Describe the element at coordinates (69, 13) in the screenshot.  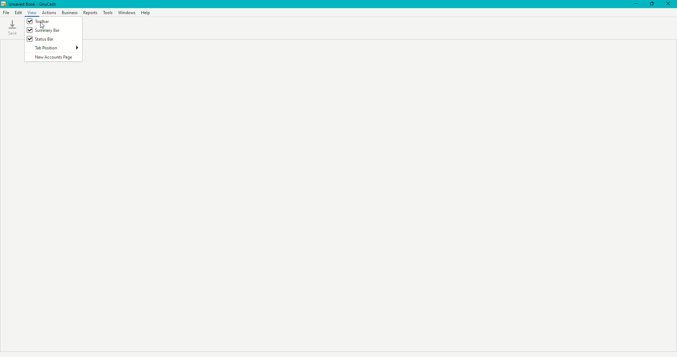
I see `Business` at that location.